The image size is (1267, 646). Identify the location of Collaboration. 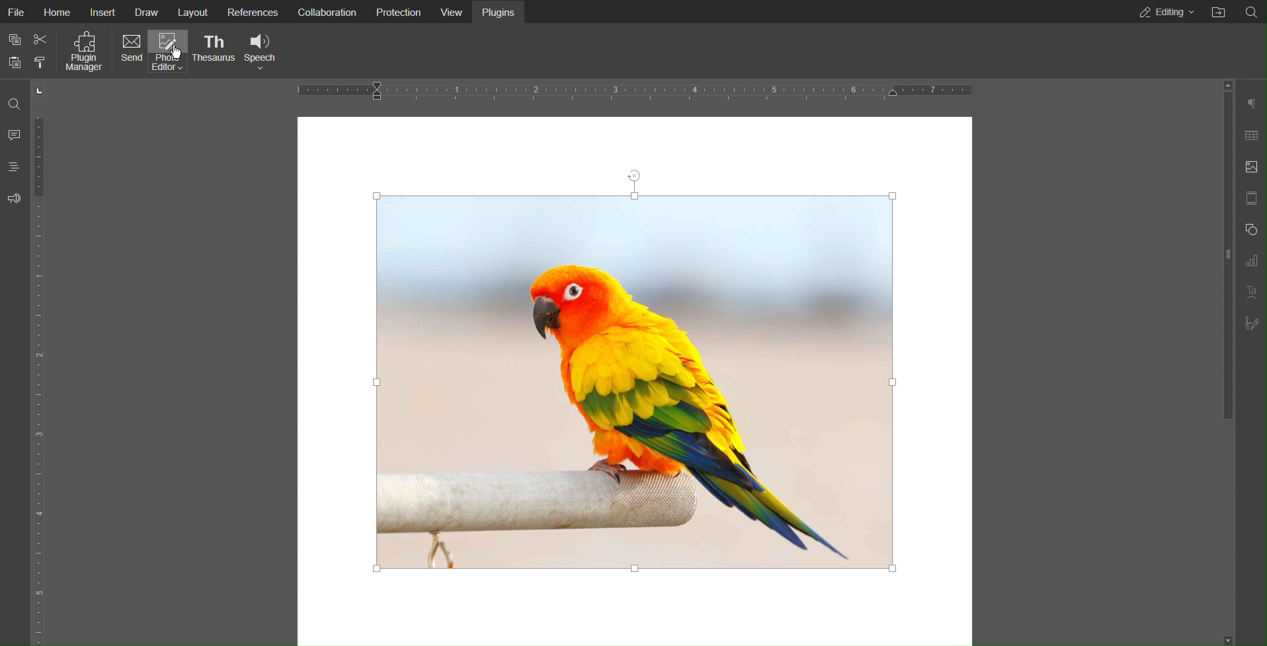
(327, 11).